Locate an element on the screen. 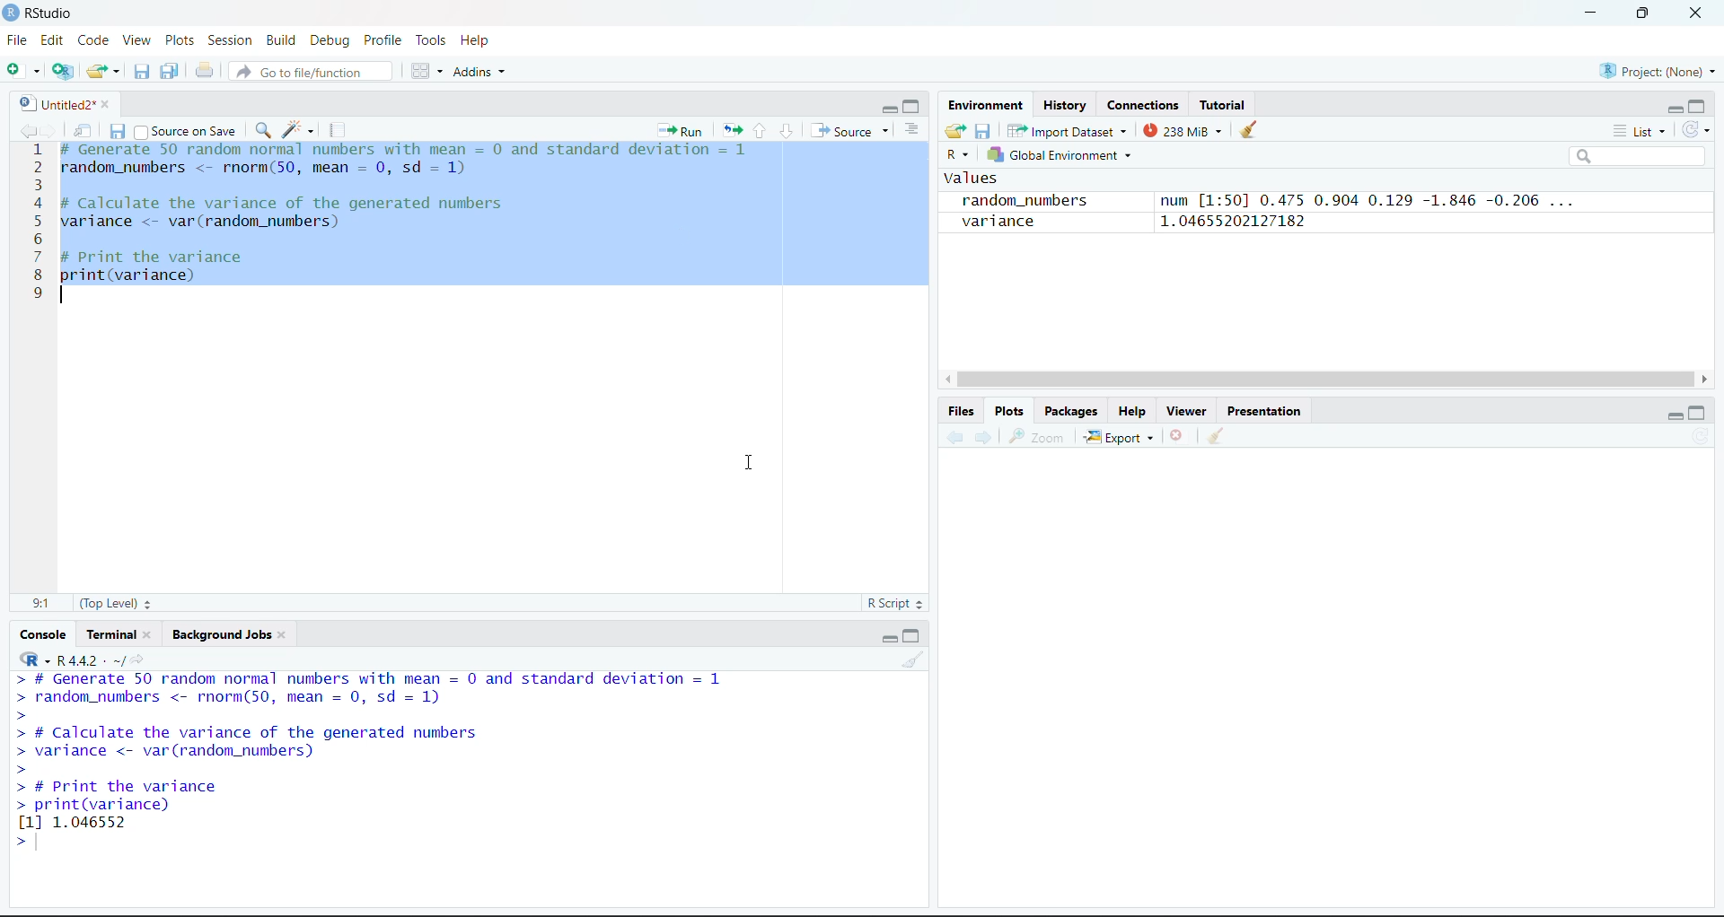  Console is located at coordinates (43, 635).